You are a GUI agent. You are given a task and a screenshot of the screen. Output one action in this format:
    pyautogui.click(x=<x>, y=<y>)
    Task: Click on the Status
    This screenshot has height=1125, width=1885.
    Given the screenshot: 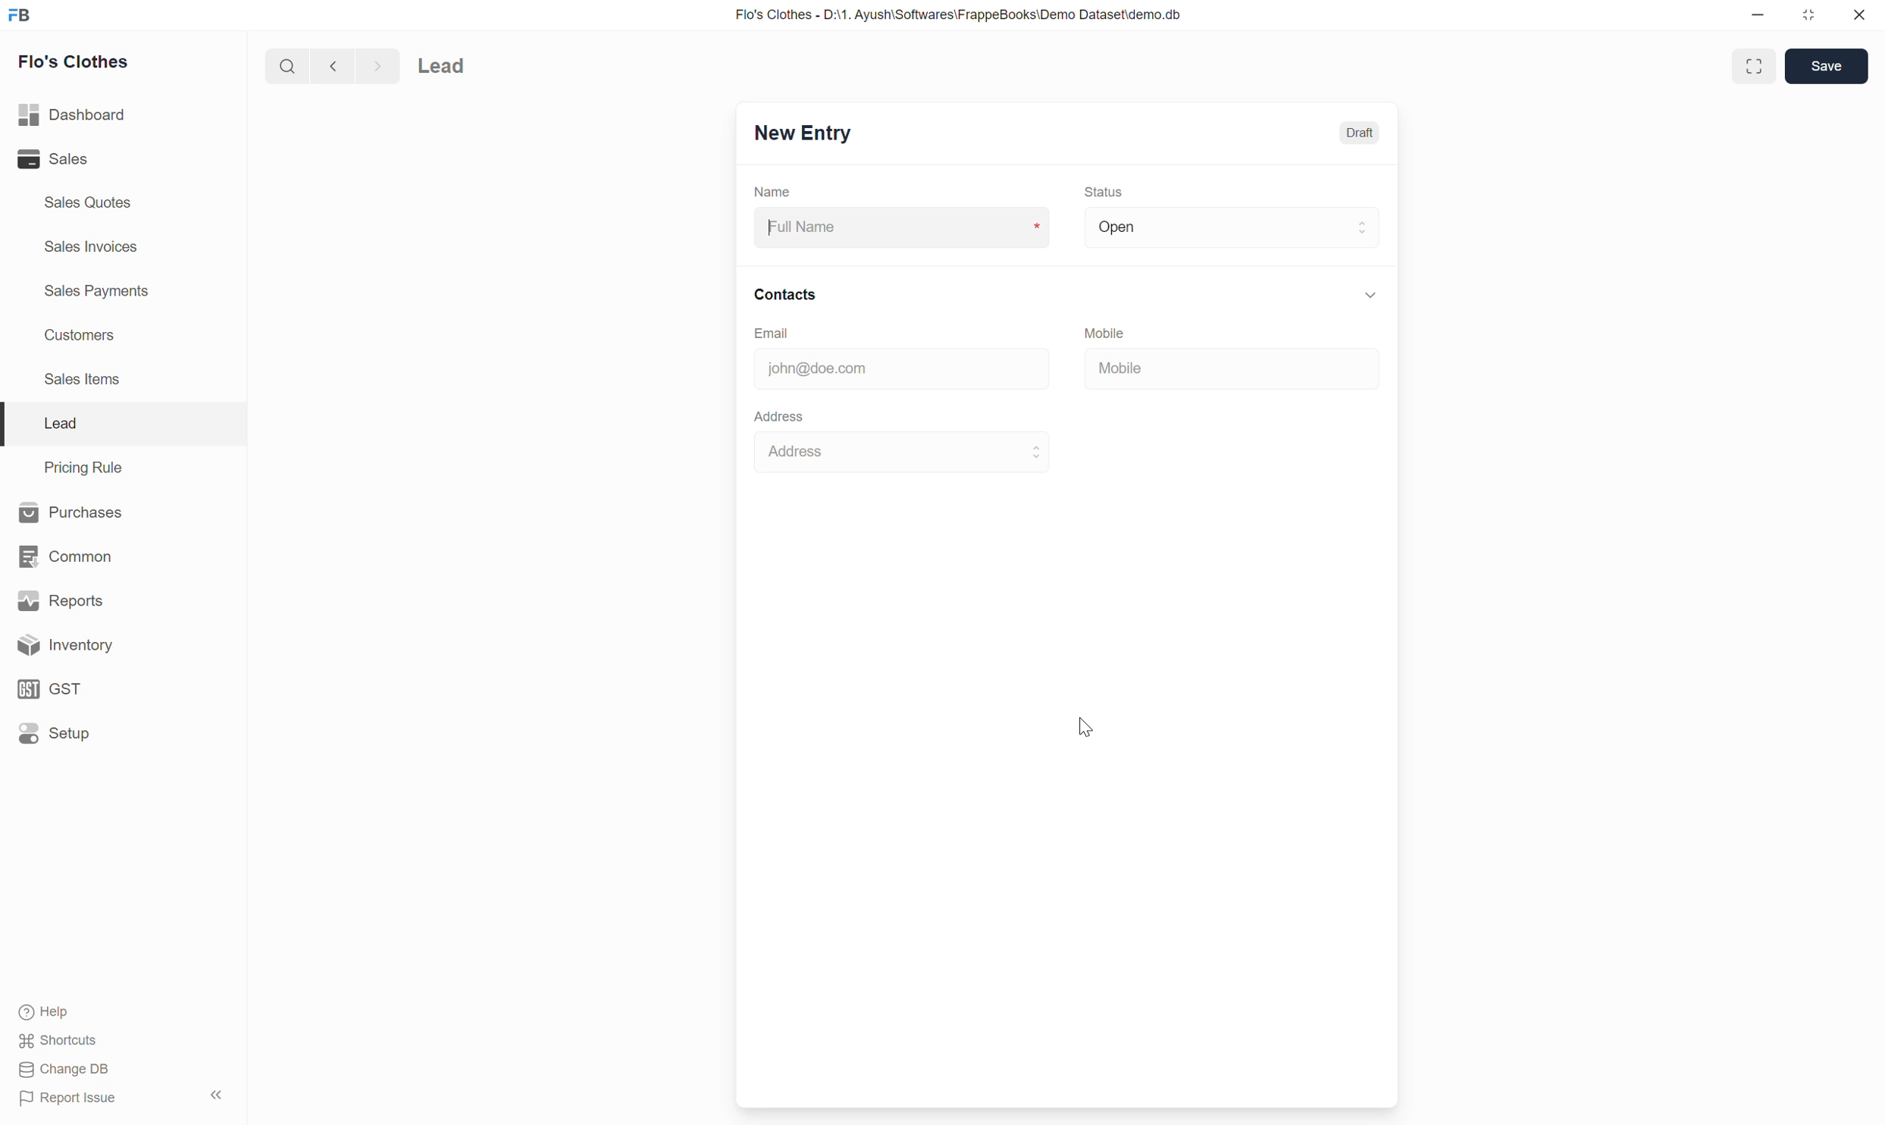 What is the action you would take?
    pyautogui.click(x=1106, y=192)
    